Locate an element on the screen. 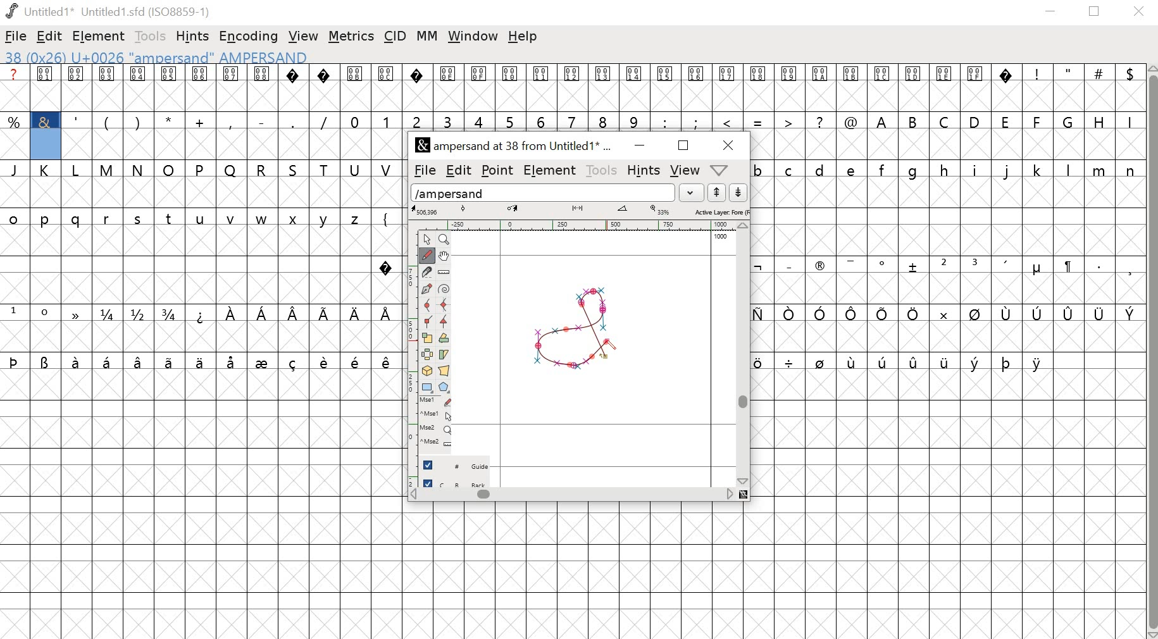 This screenshot has height=639, width=1158. 38<2 ((Ix/B6)1LI+()6 ambper<canad AMPERSAND) is located at coordinates (155, 57).